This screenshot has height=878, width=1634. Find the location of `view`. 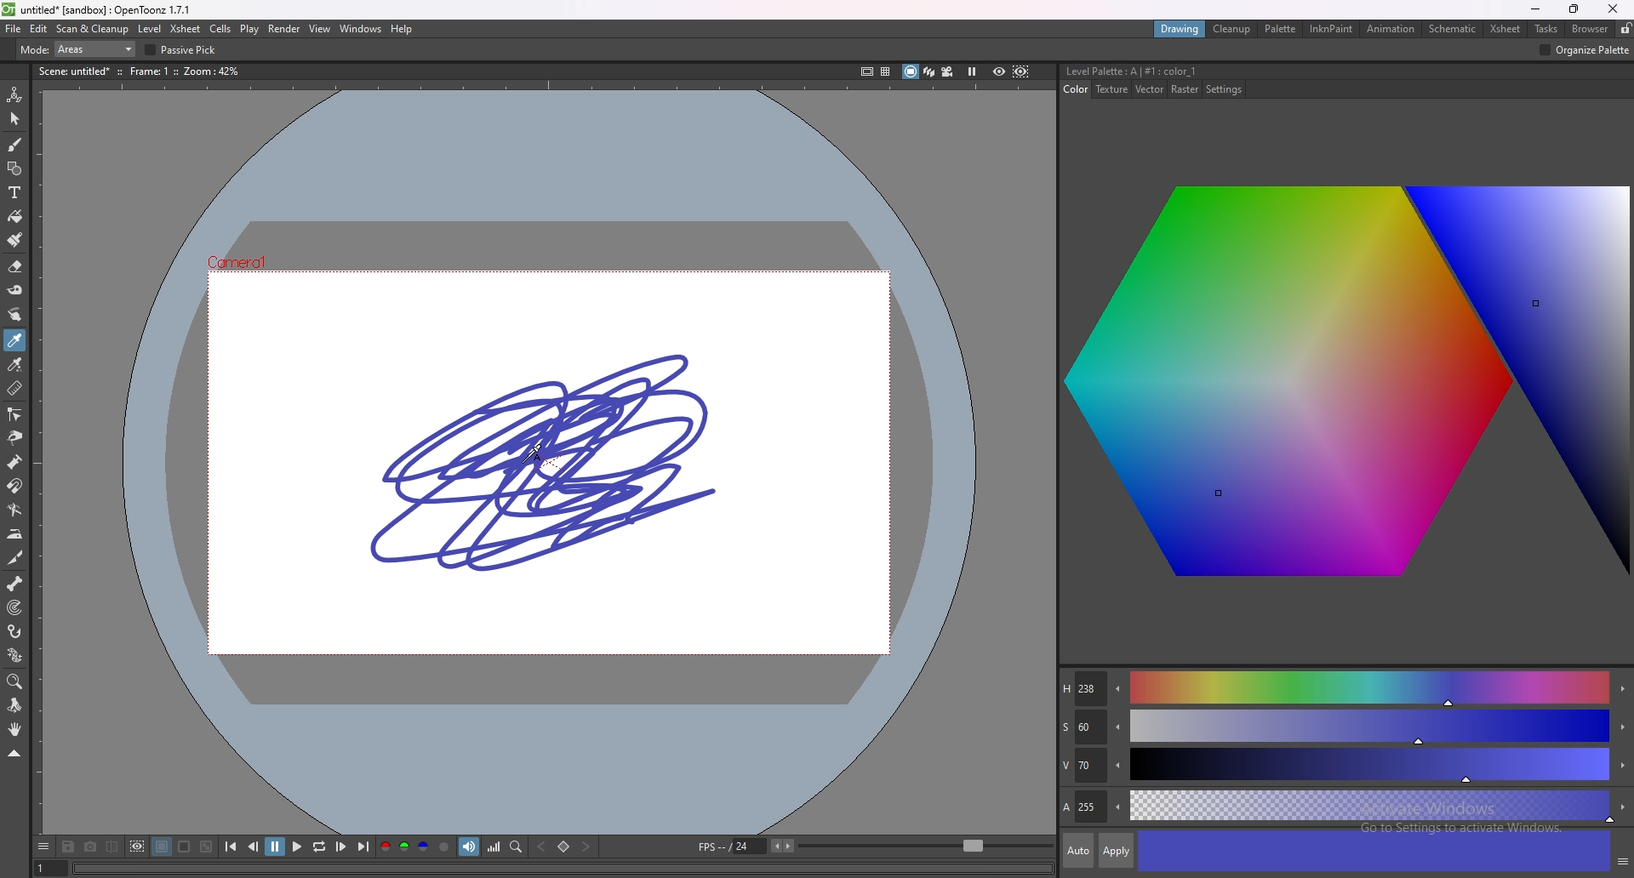

view is located at coordinates (322, 29).